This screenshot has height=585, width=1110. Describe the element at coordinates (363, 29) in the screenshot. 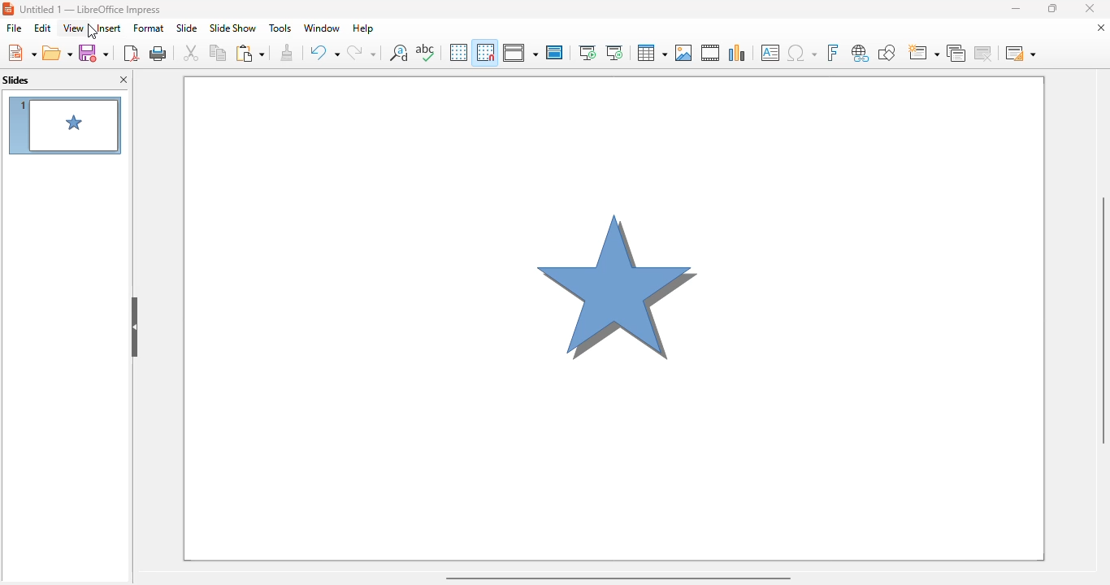

I see `help` at that location.